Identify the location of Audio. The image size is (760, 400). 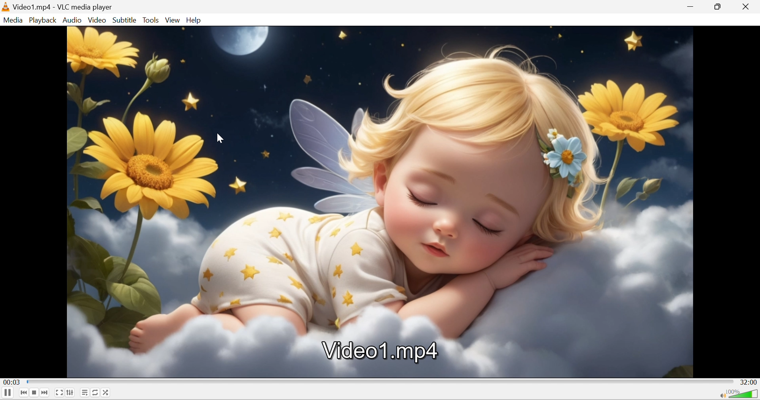
(73, 21).